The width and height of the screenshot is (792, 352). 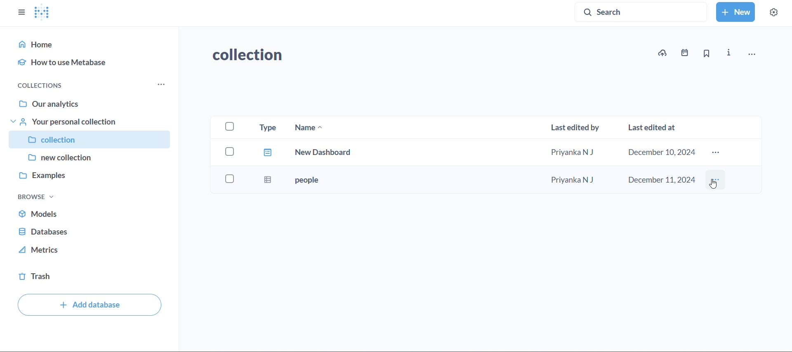 What do you see at coordinates (264, 156) in the screenshot?
I see `type` at bounding box center [264, 156].